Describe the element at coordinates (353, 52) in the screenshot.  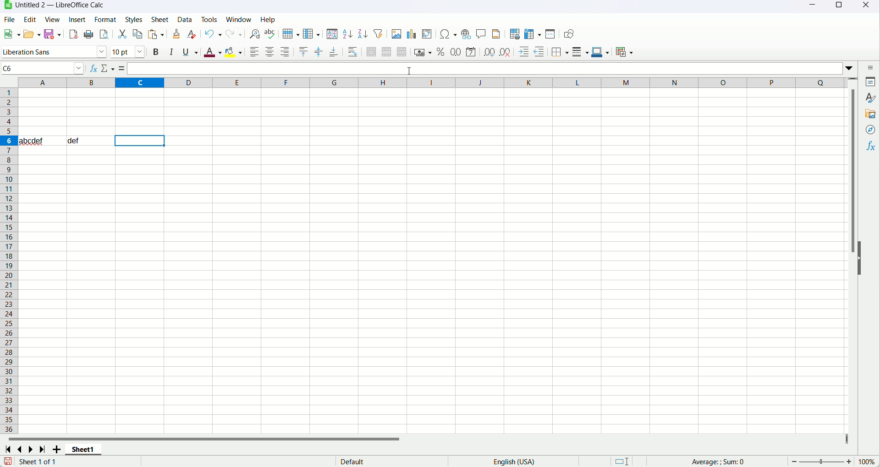
I see `wrap text` at that location.